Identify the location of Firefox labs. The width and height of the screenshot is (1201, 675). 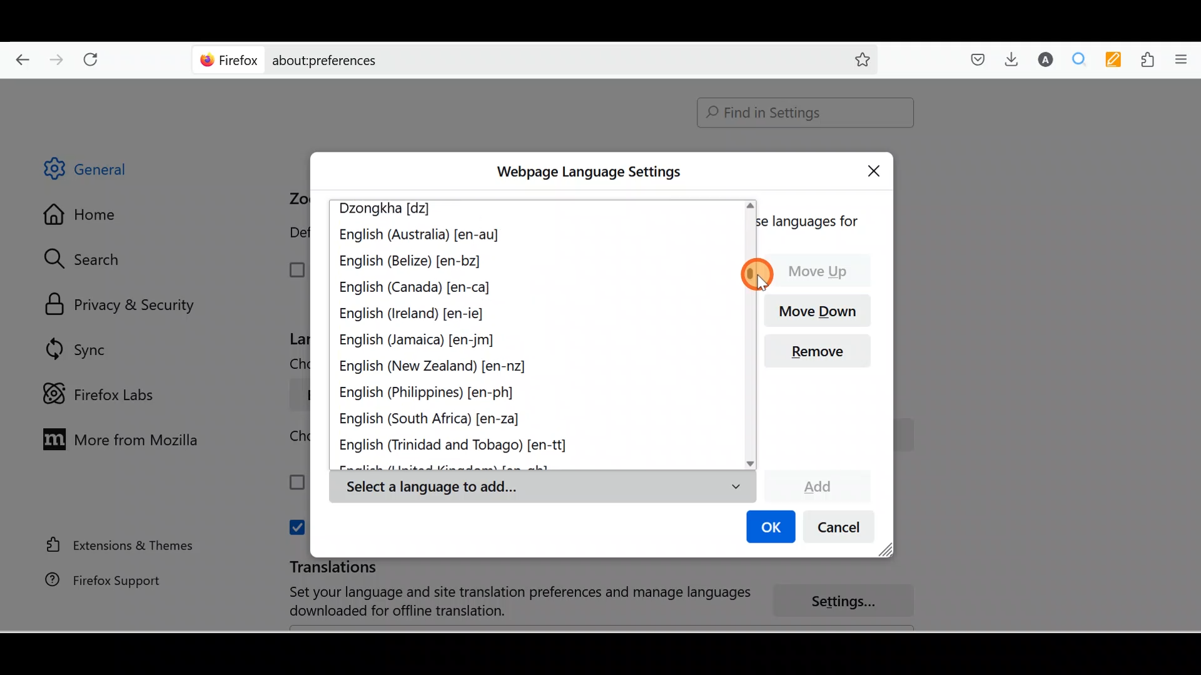
(103, 394).